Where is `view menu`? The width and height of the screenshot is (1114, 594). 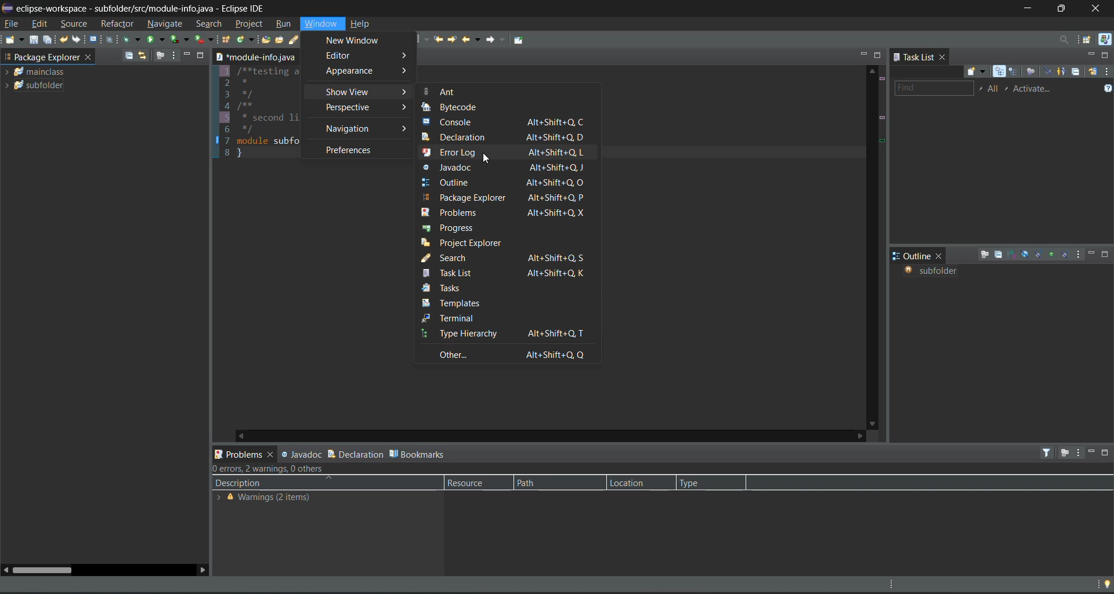 view menu is located at coordinates (175, 55).